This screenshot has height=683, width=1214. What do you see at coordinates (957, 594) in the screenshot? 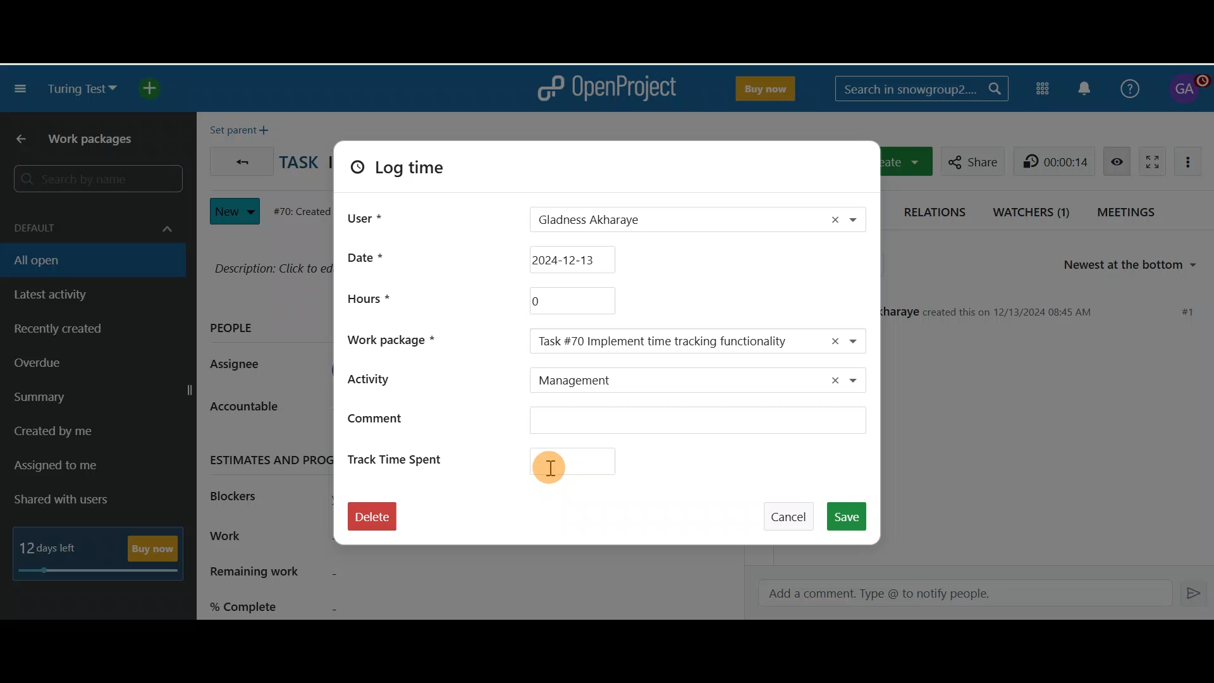
I see `Add a comment. Type @ to notify people.` at bounding box center [957, 594].